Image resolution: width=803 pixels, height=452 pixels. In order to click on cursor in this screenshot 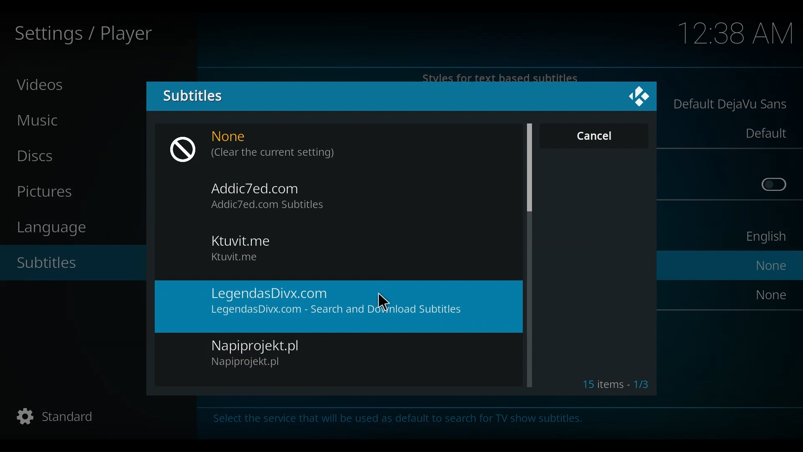, I will do `click(385, 302)`.